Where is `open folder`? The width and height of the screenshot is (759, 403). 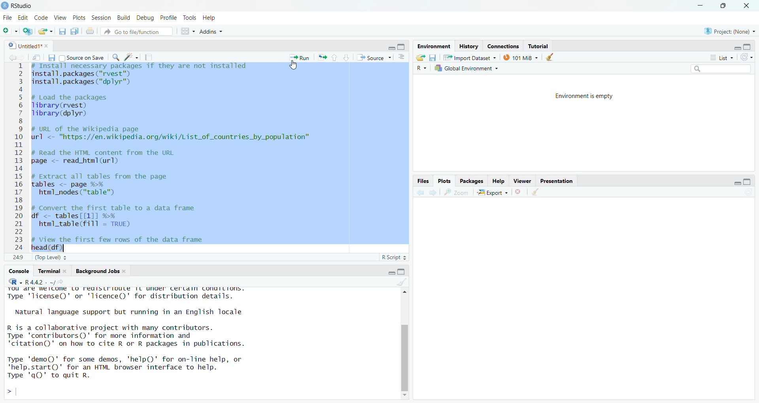
open folder is located at coordinates (421, 57).